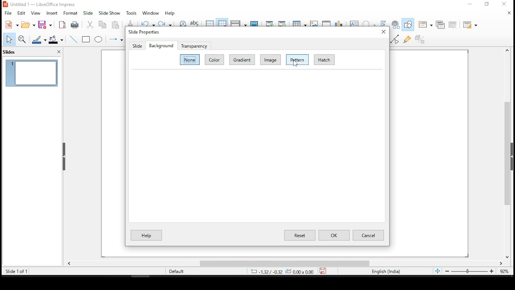  What do you see at coordinates (469, 271) in the screenshot?
I see `zoom slider` at bounding box center [469, 271].